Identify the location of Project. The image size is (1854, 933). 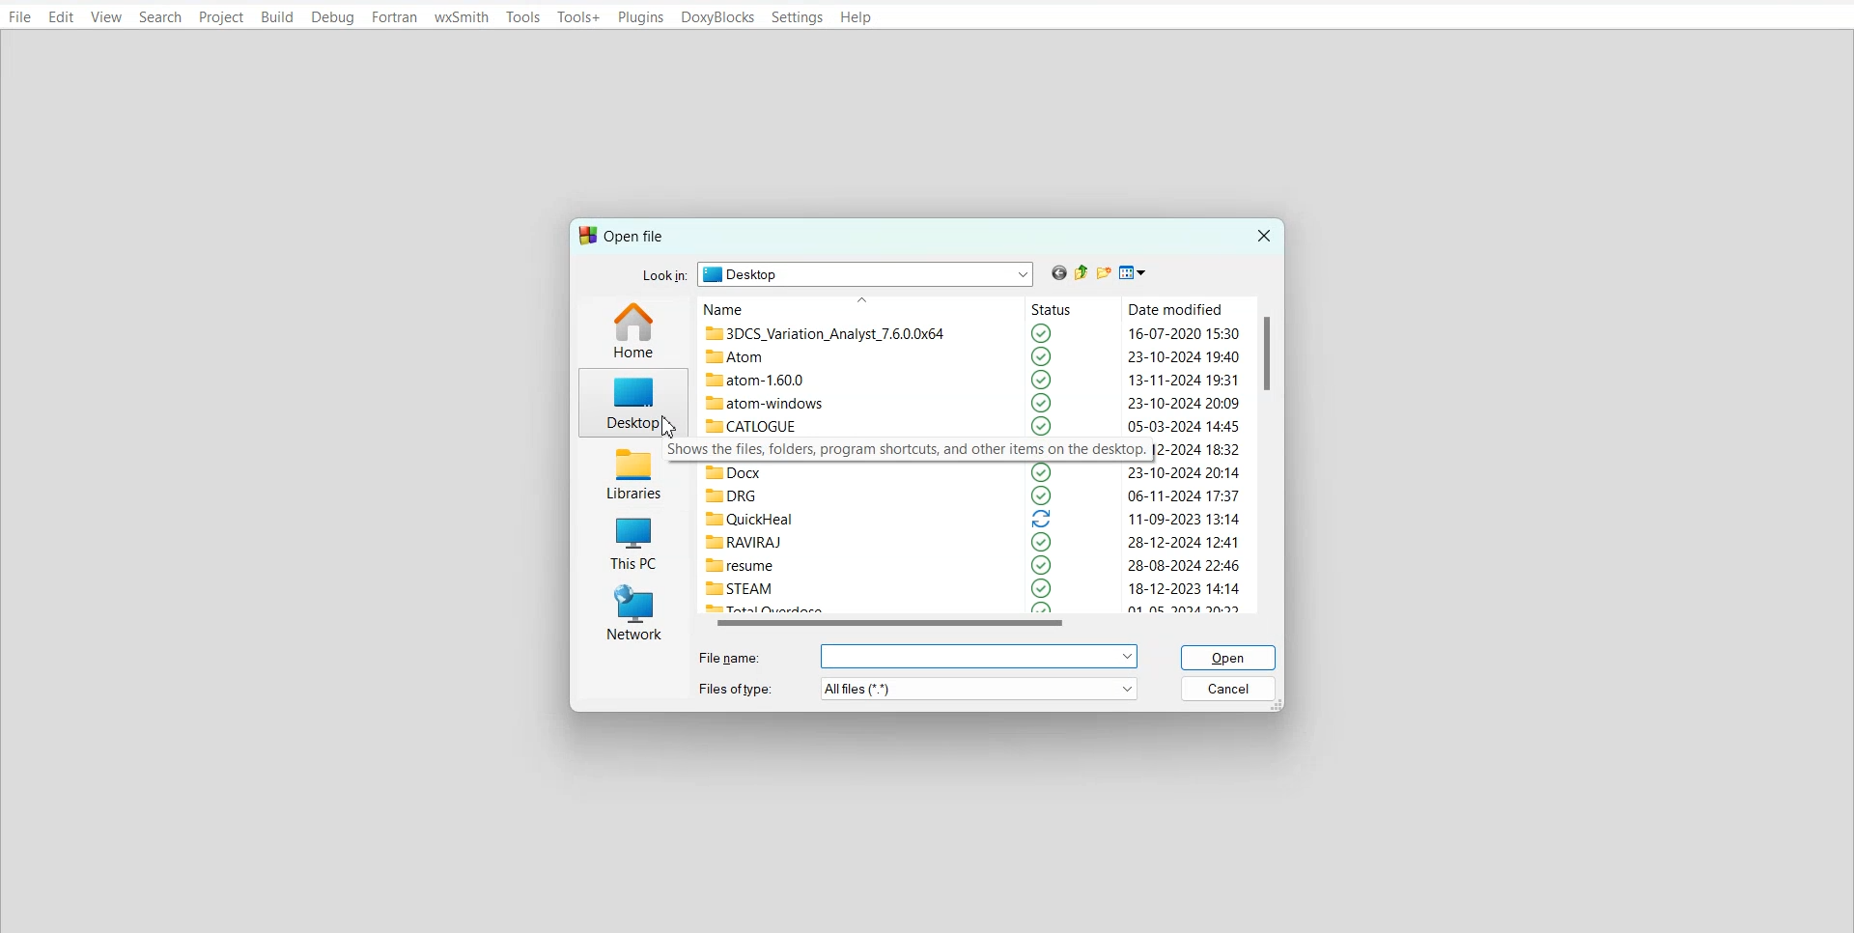
(220, 17).